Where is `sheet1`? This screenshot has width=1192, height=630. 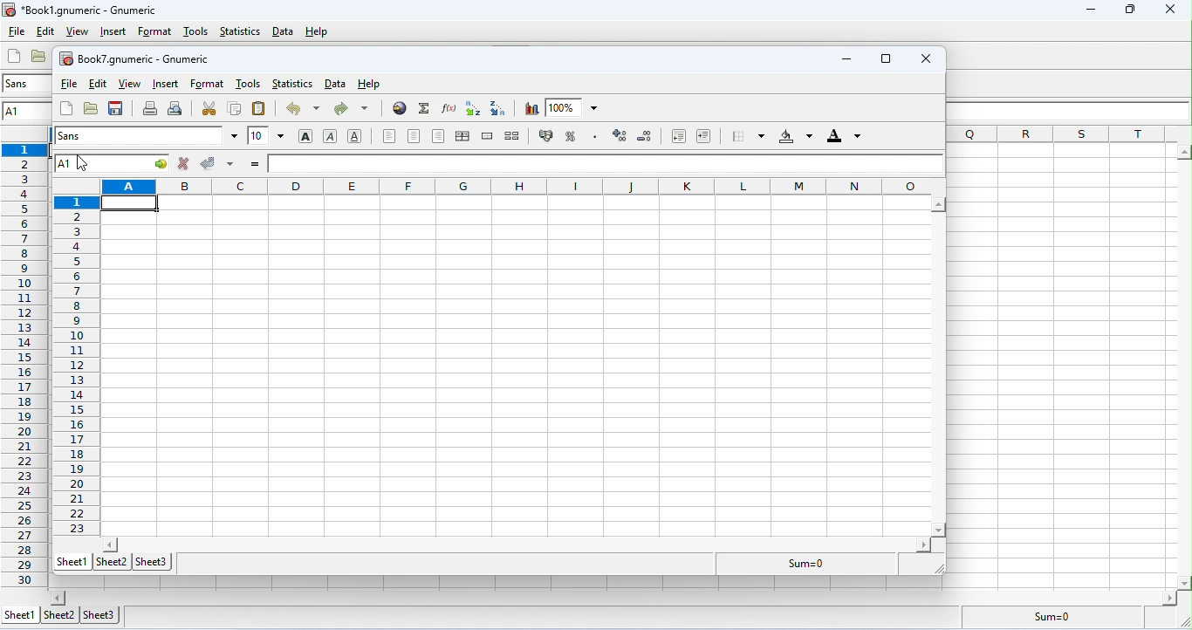 sheet1 is located at coordinates (20, 613).